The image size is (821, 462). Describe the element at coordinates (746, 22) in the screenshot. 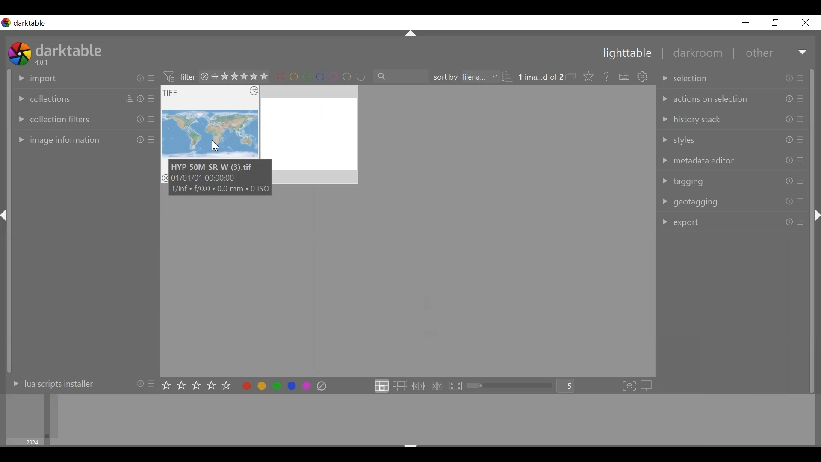

I see `Minimize` at that location.